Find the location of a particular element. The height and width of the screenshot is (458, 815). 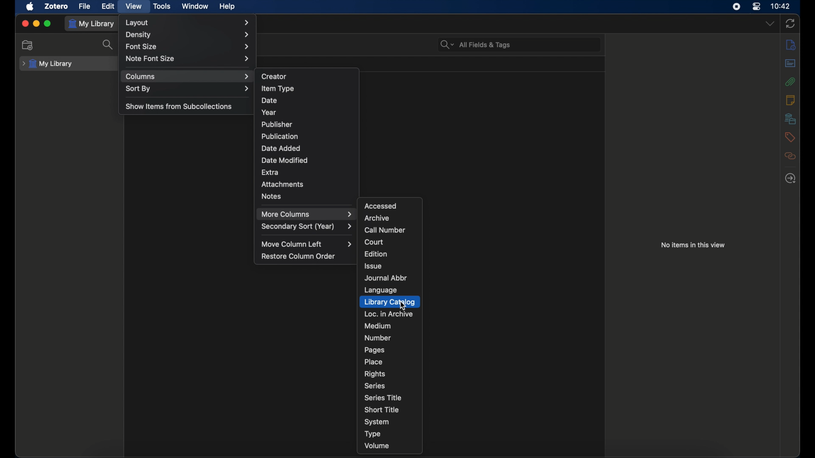

type is located at coordinates (373, 435).